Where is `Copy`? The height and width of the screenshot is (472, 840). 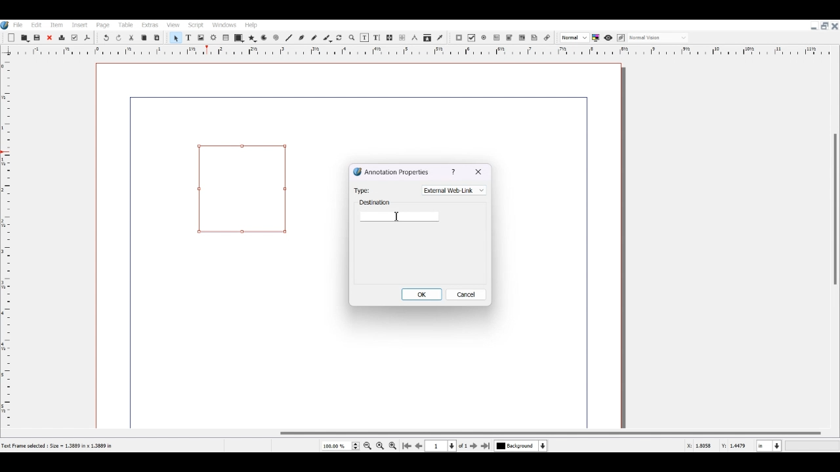
Copy is located at coordinates (143, 37).